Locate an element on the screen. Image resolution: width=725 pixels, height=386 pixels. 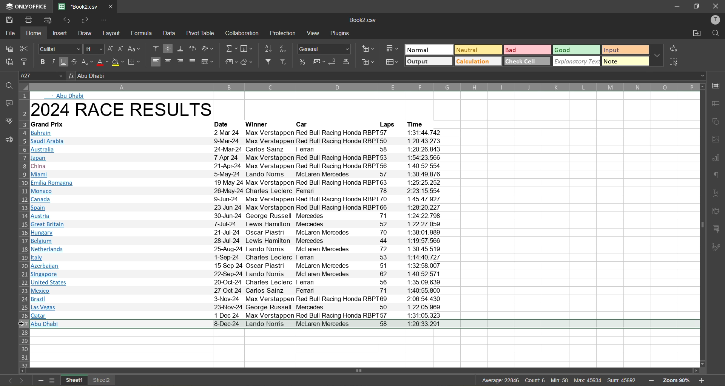
cut is located at coordinates (27, 48).